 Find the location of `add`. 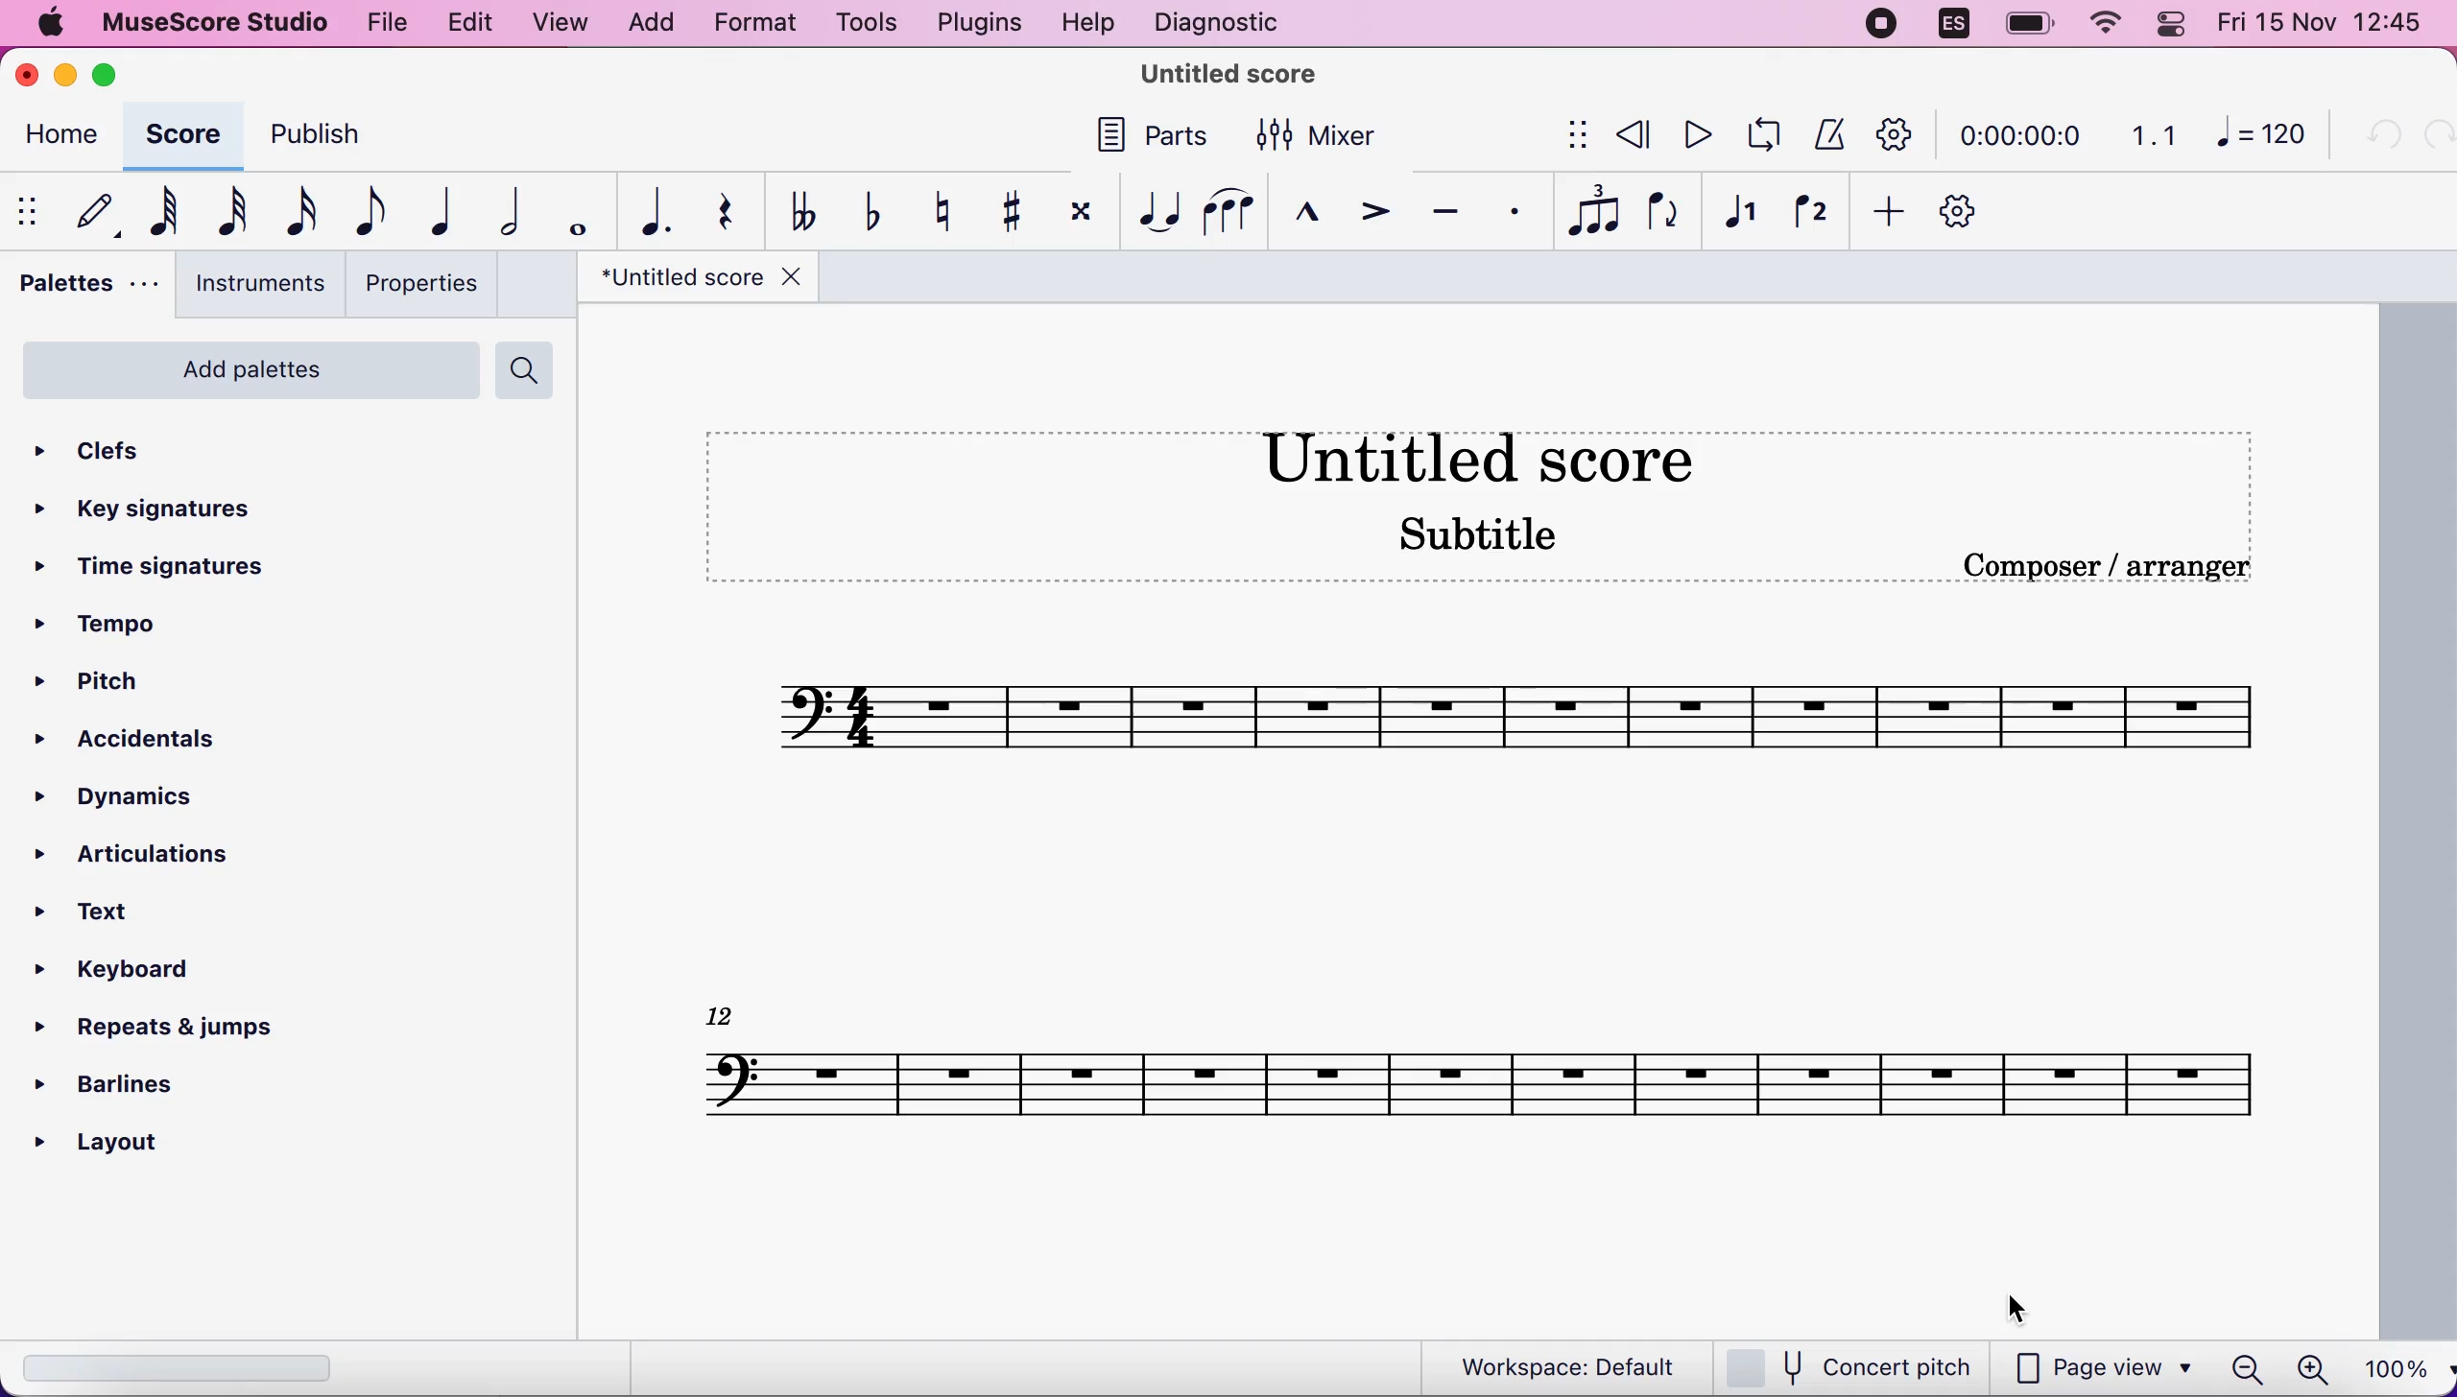

add is located at coordinates (1886, 209).